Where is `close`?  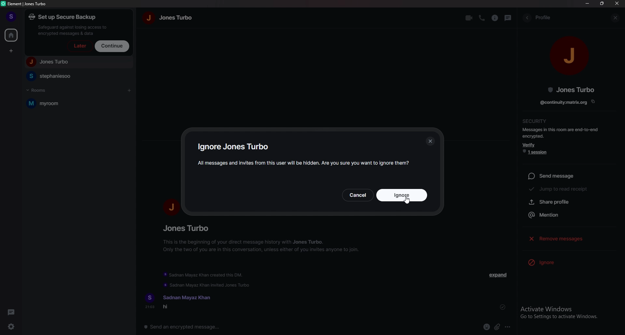 close is located at coordinates (617, 4).